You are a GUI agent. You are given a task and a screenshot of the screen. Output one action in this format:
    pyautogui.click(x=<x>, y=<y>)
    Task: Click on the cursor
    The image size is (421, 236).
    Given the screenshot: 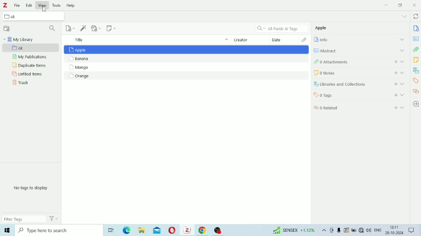 What is the action you would take?
    pyautogui.click(x=44, y=8)
    